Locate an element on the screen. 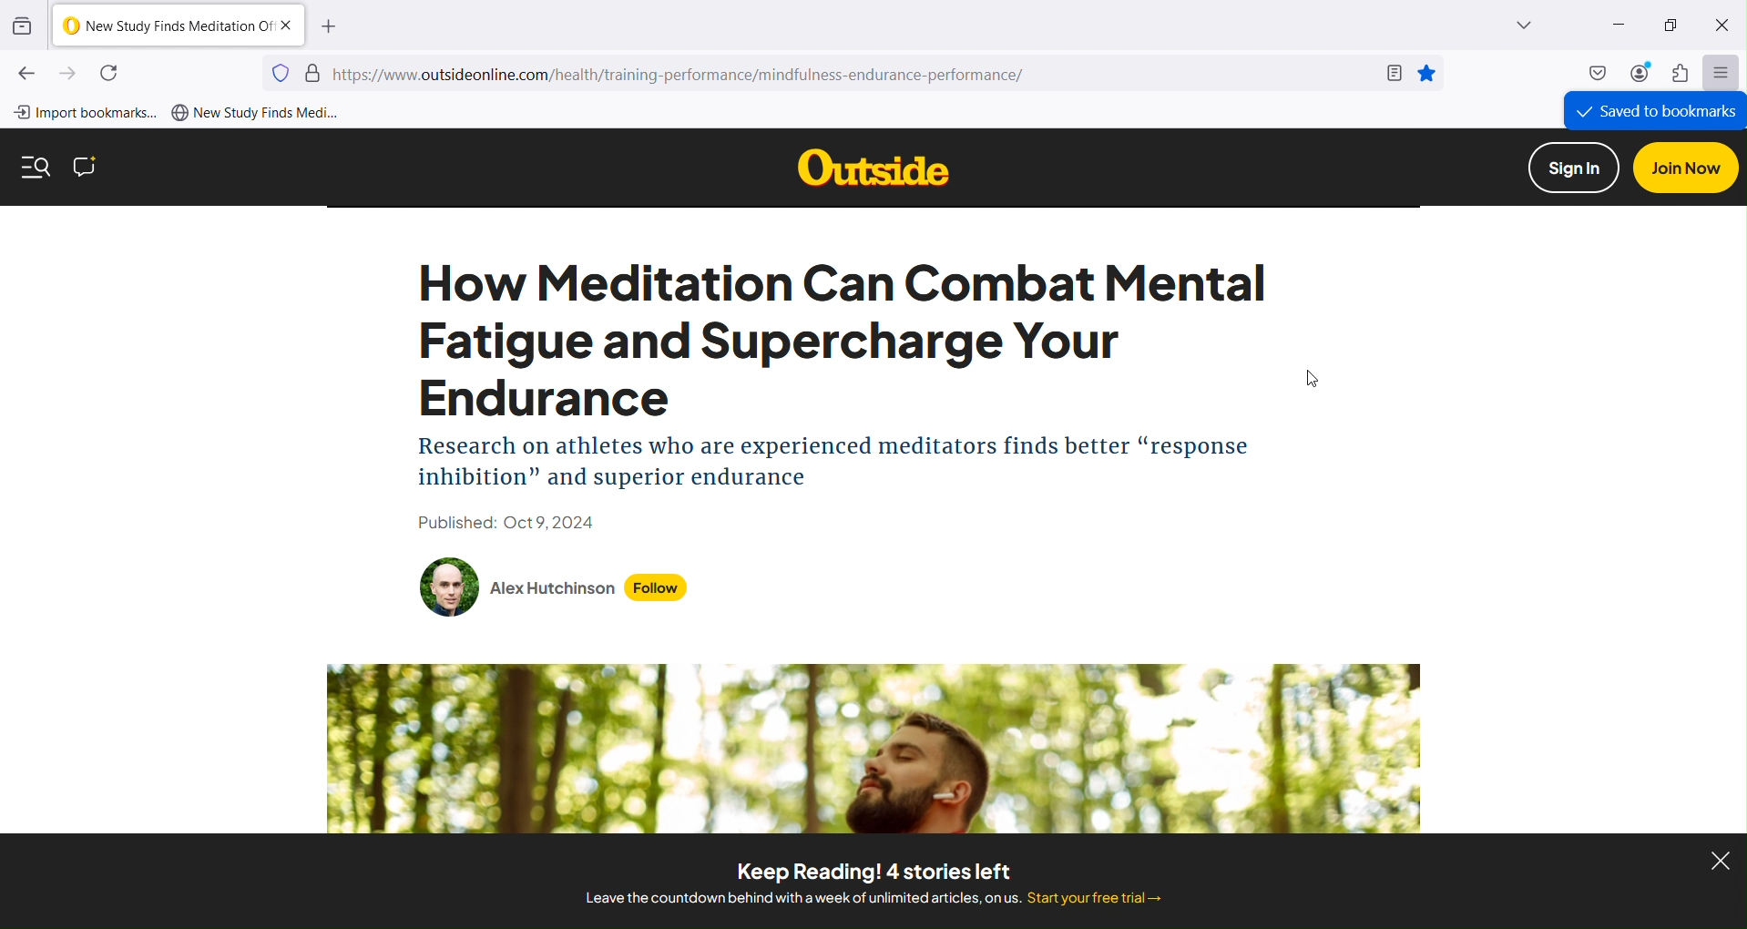 This screenshot has height=929, width=1747. Current Tab is located at coordinates (178, 26).